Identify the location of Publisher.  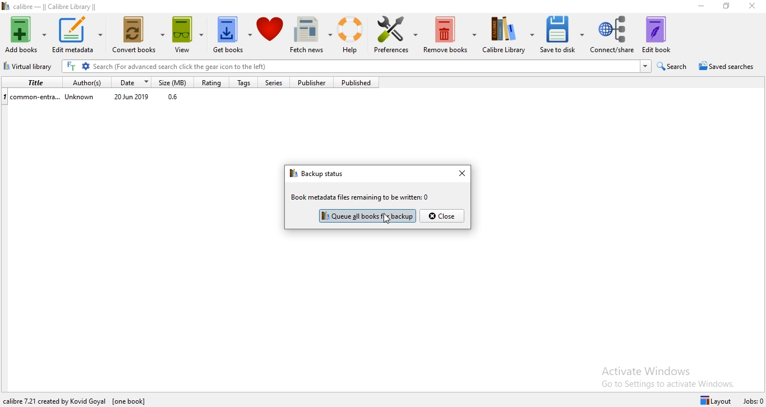
(316, 82).